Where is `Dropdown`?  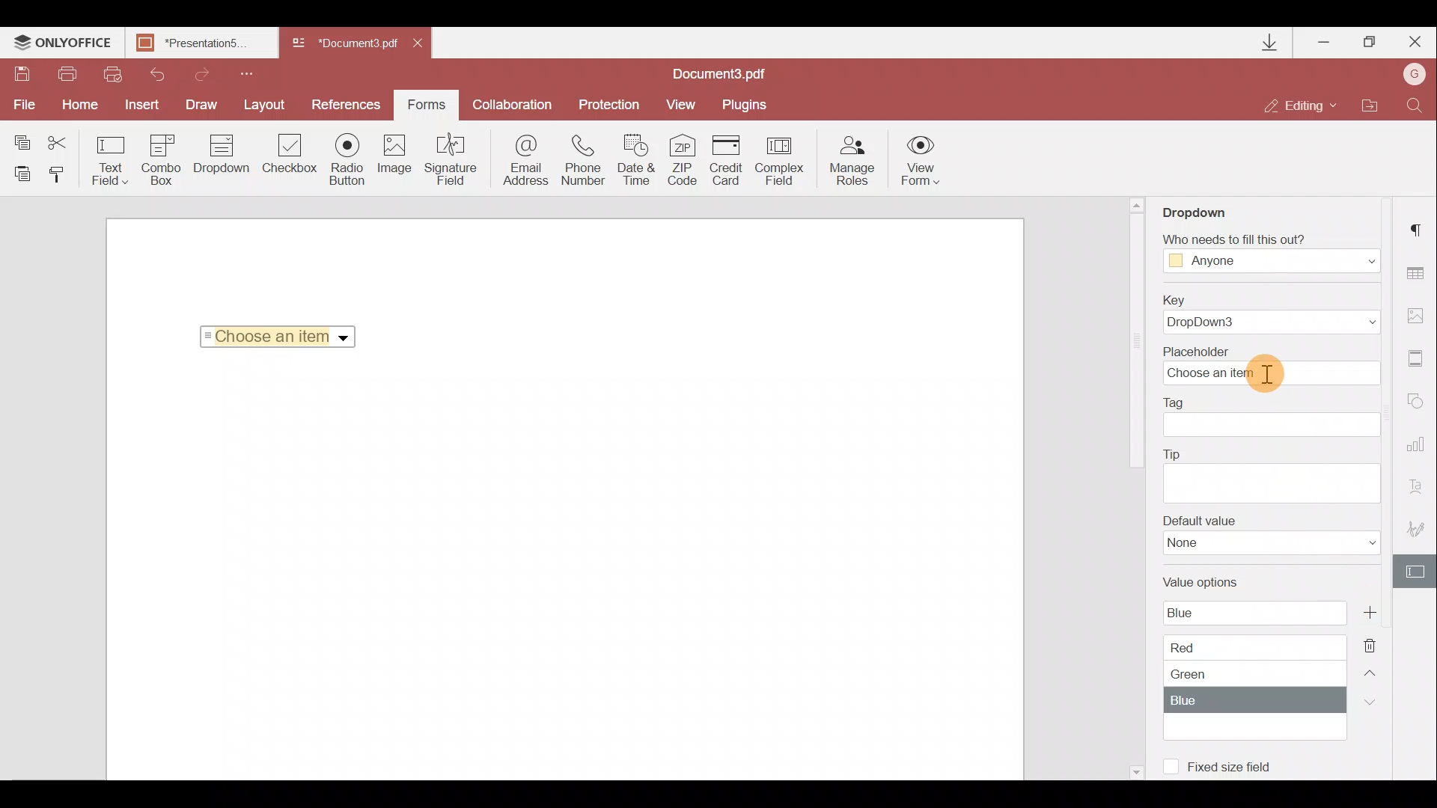
Dropdown is located at coordinates (219, 162).